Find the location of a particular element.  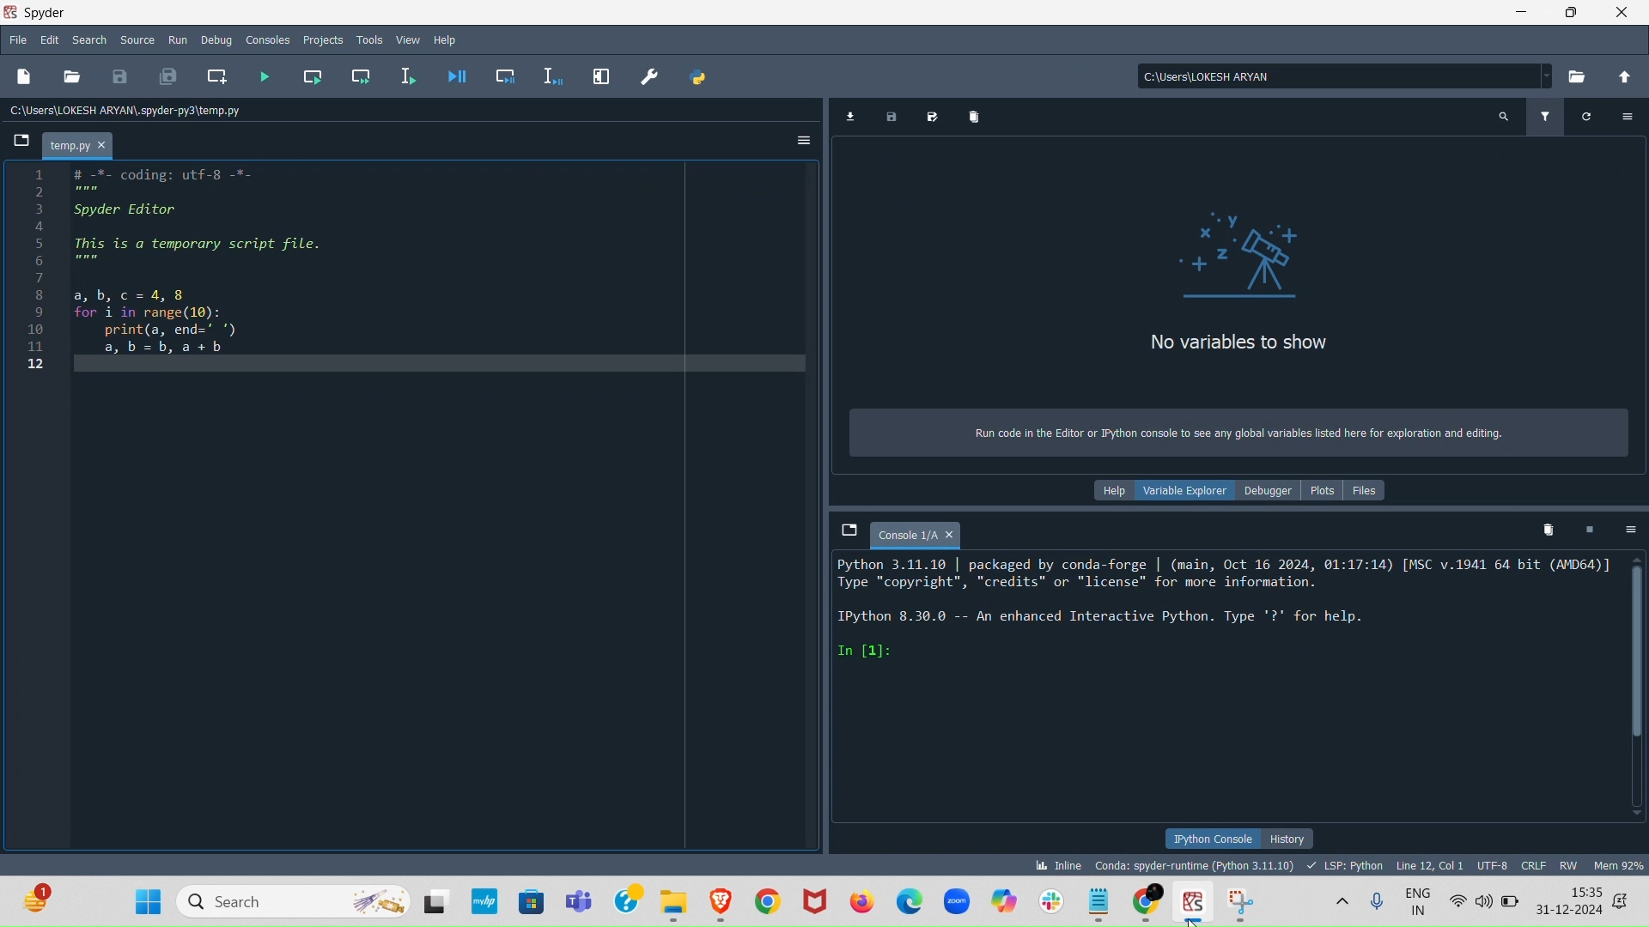

Remove all variables is located at coordinates (973, 116).